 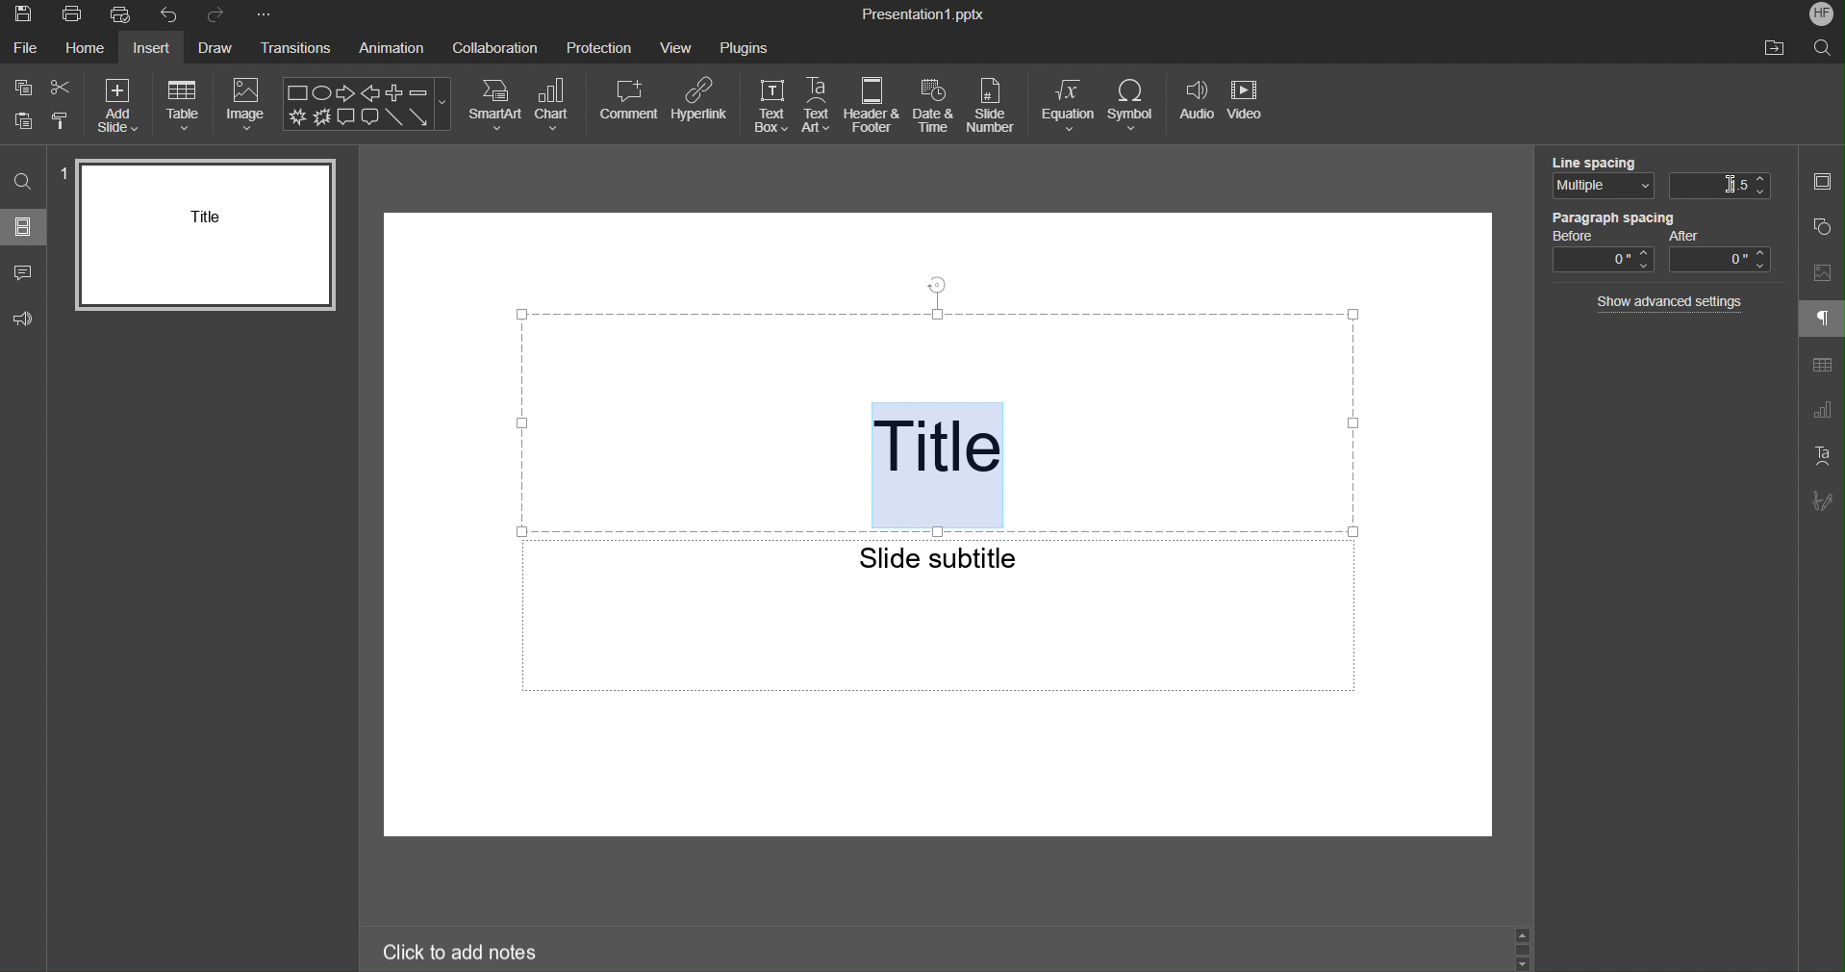 I want to click on Symbol, so click(x=1138, y=107).